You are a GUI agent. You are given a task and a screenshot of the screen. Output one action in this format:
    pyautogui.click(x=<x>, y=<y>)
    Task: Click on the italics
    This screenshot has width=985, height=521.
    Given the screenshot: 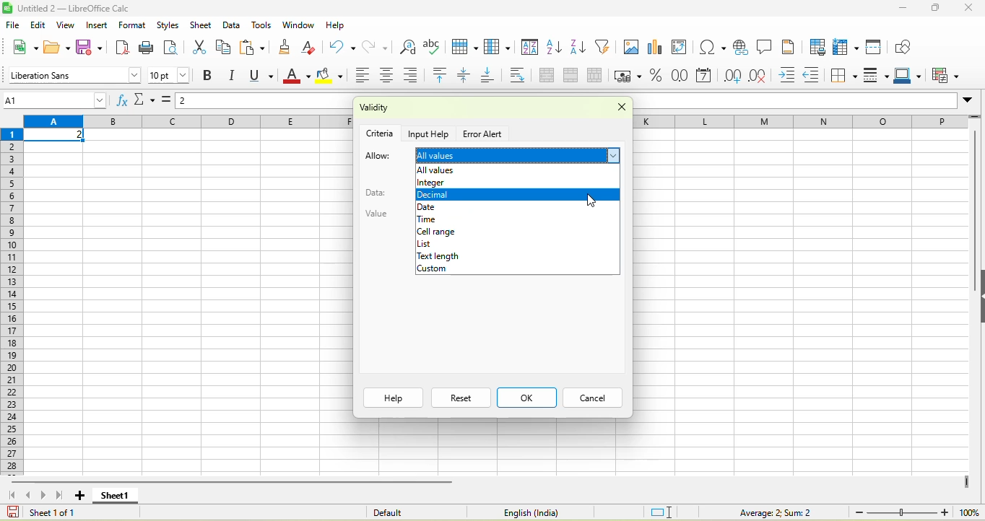 What is the action you would take?
    pyautogui.click(x=235, y=76)
    